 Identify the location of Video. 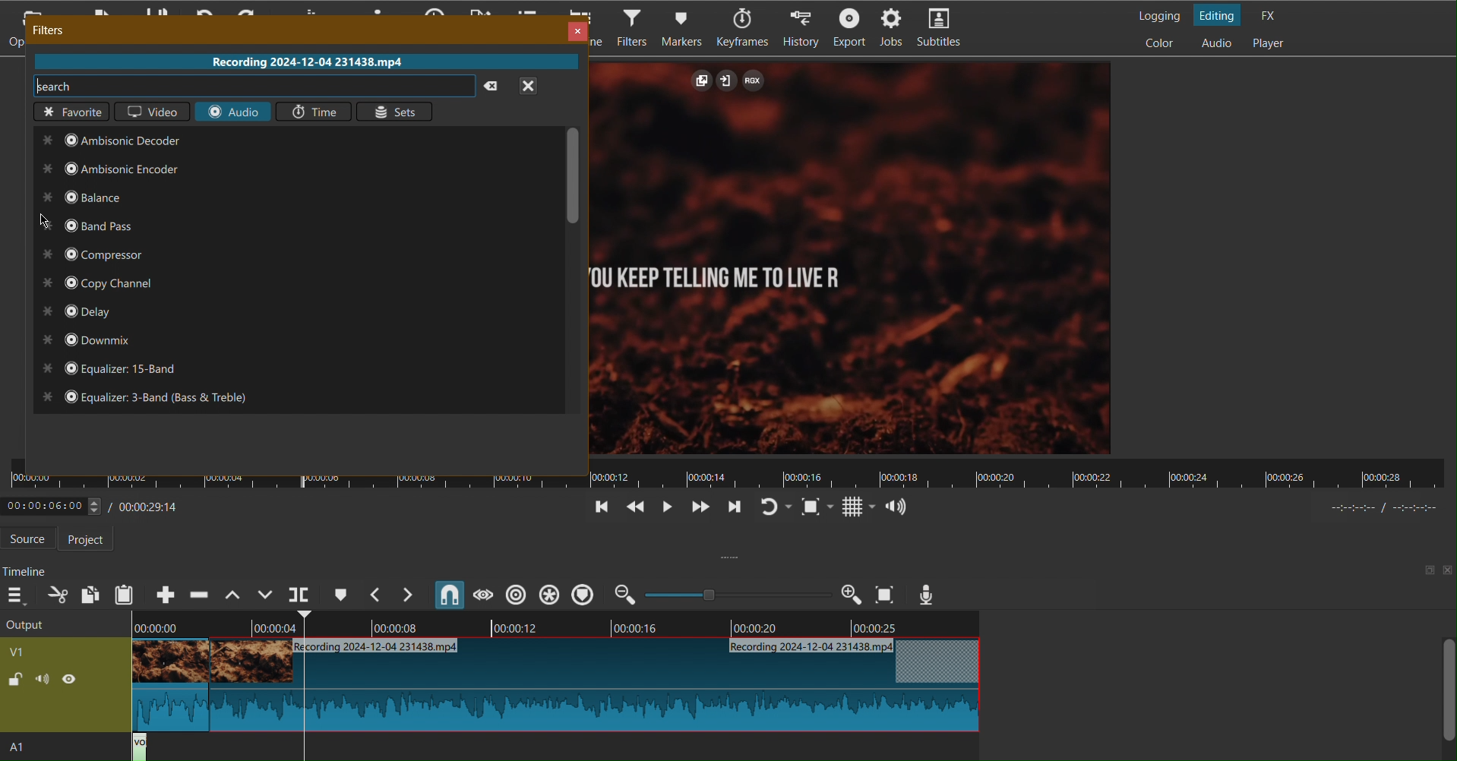
(150, 111).